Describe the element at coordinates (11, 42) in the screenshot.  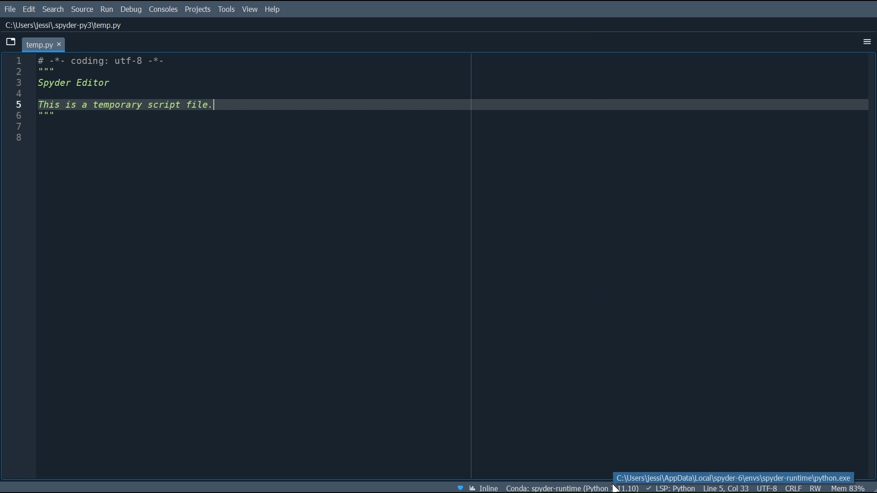
I see `Browse Tabs` at that location.